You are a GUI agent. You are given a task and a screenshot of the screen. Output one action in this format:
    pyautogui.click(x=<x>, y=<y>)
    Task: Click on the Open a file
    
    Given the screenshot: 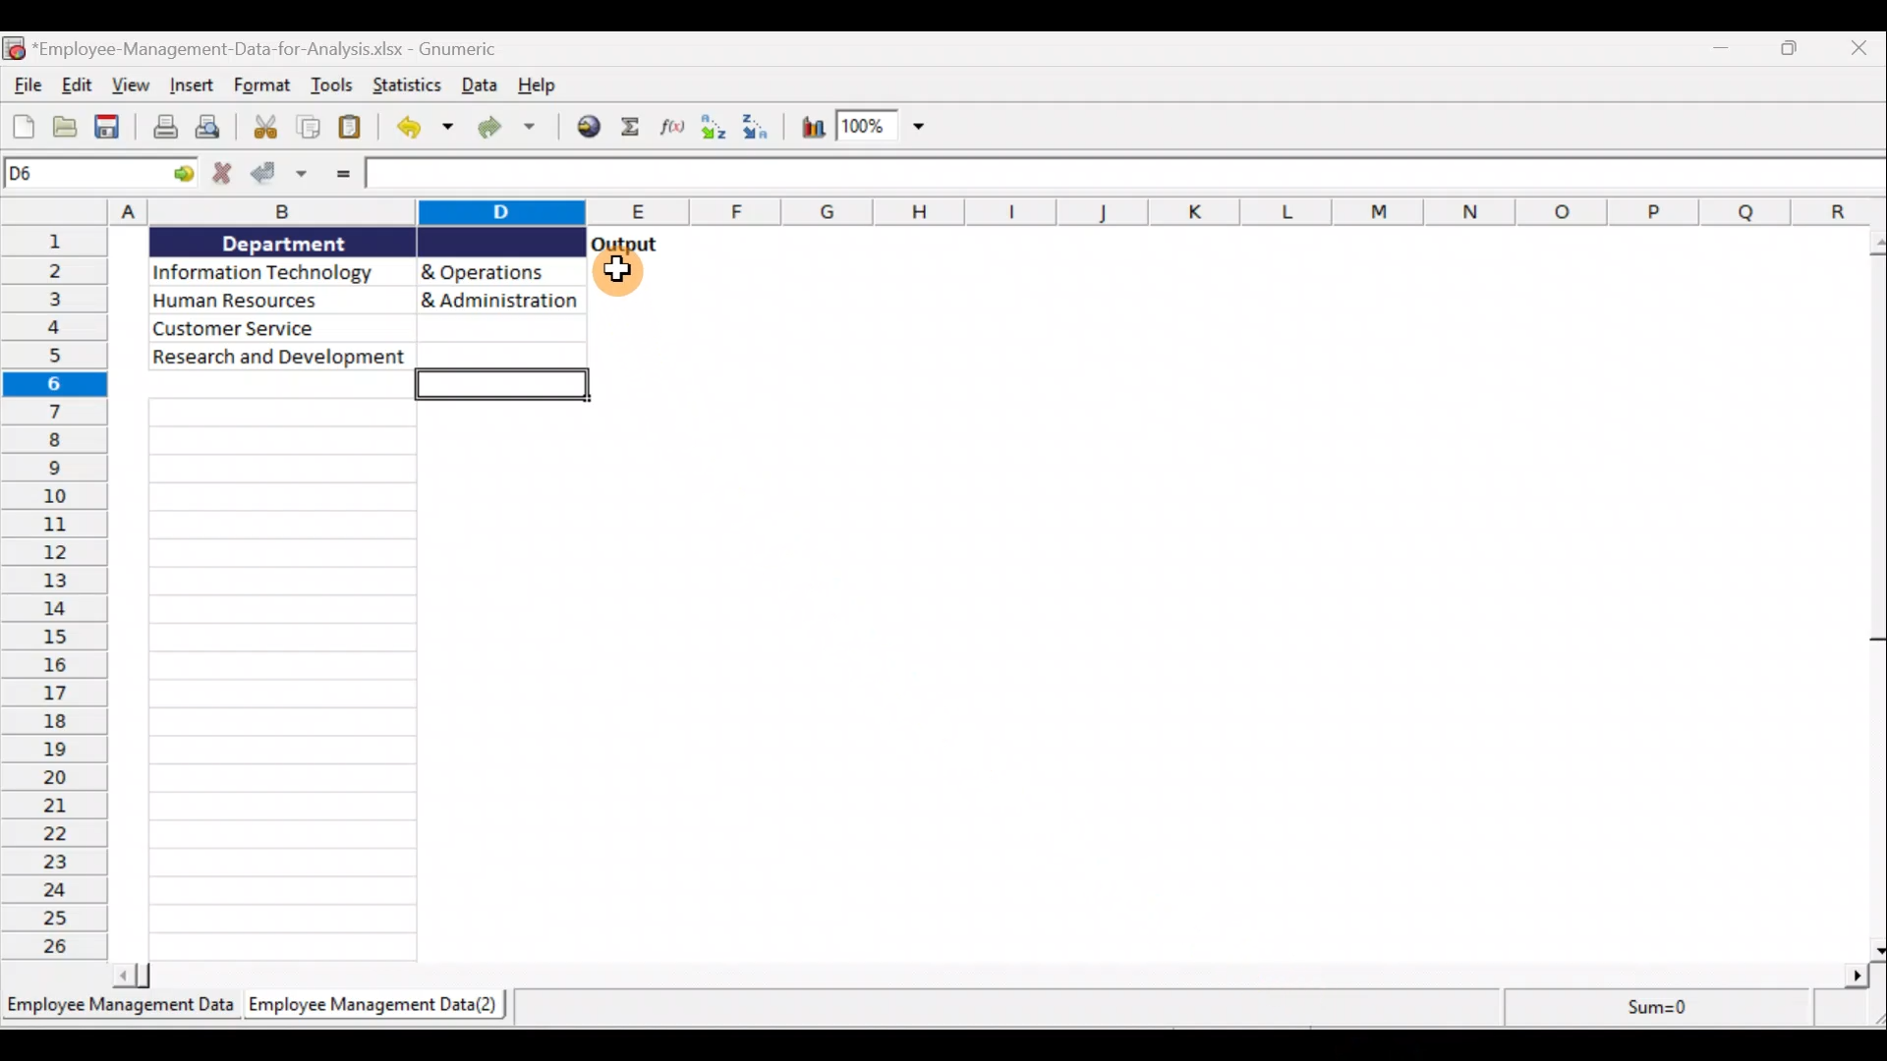 What is the action you would take?
    pyautogui.click(x=67, y=126)
    